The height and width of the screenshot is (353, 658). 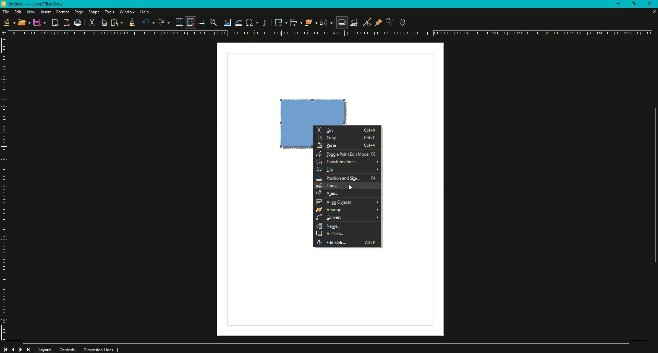 What do you see at coordinates (92, 23) in the screenshot?
I see `Cut` at bounding box center [92, 23].